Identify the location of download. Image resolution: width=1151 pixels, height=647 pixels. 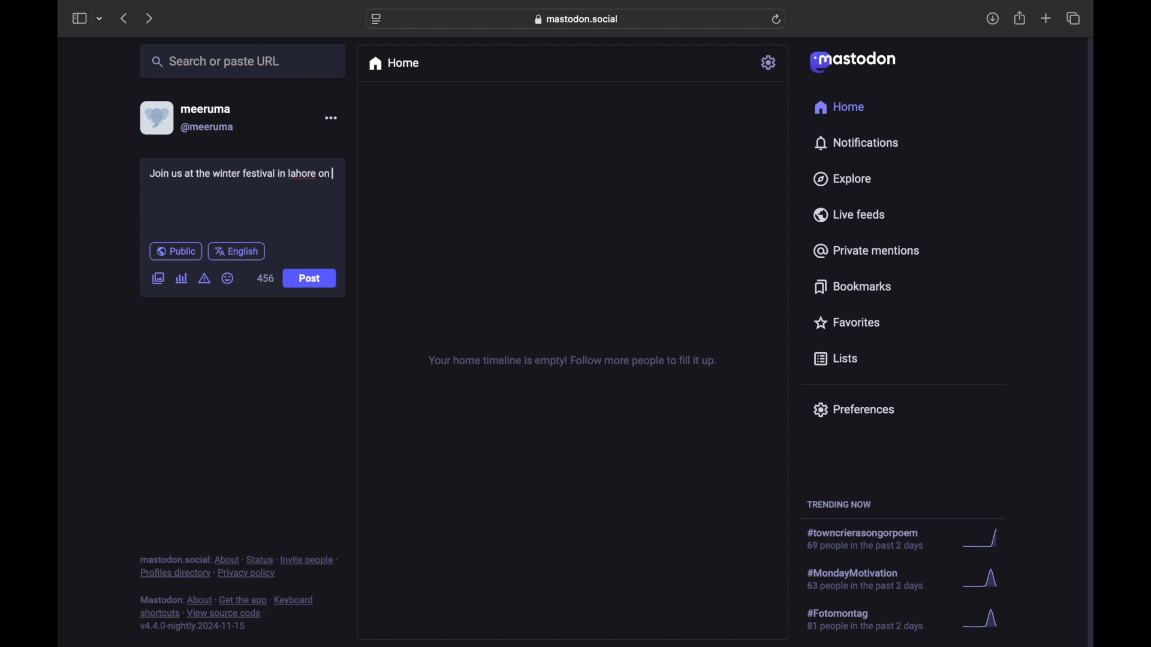
(993, 19).